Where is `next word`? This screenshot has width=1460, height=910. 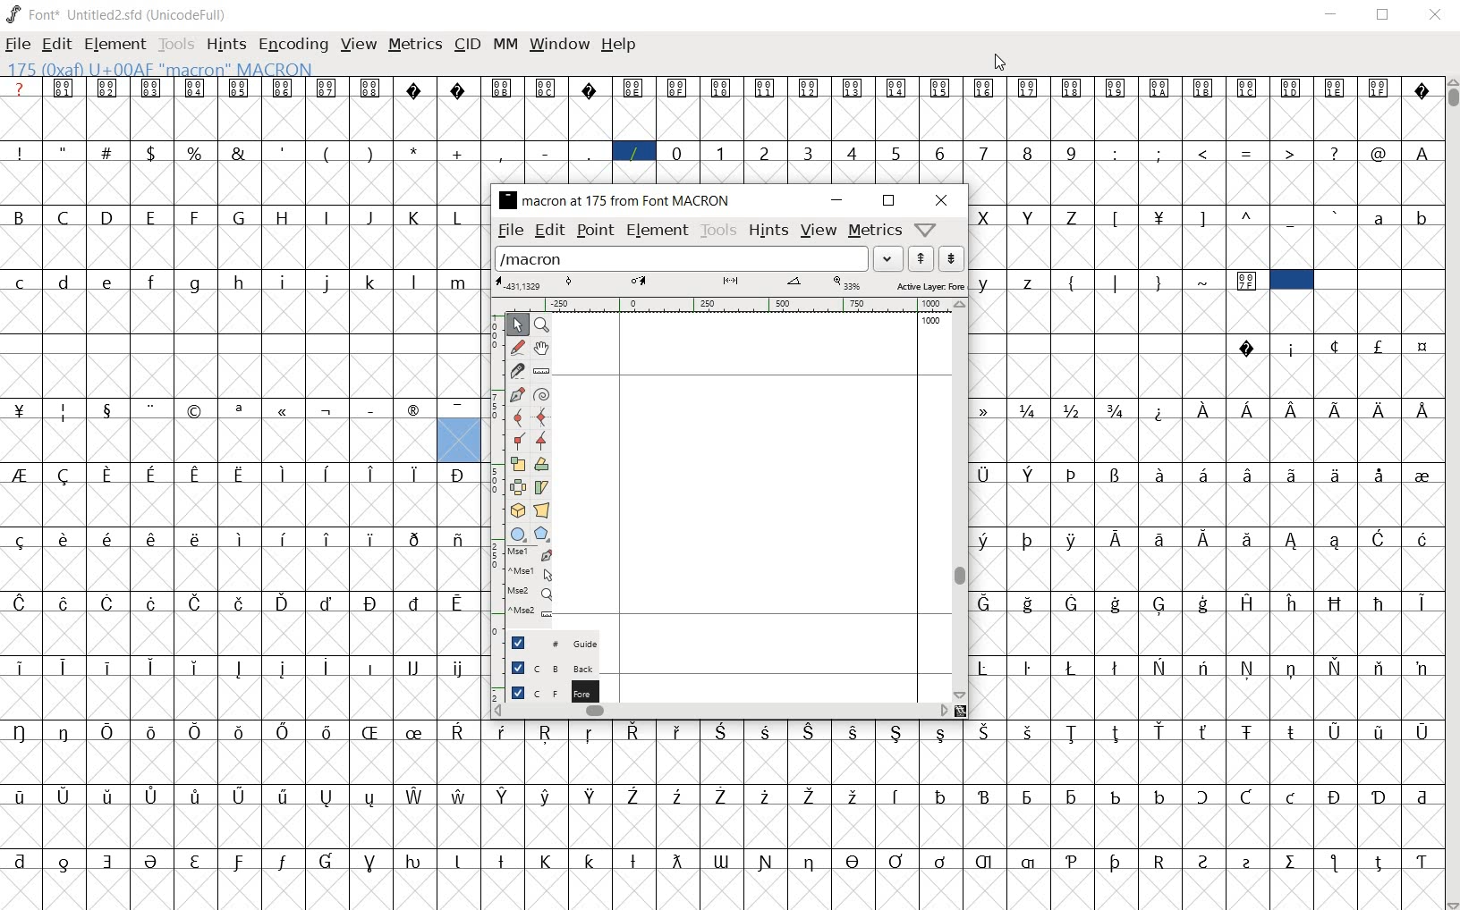
next word is located at coordinates (953, 258).